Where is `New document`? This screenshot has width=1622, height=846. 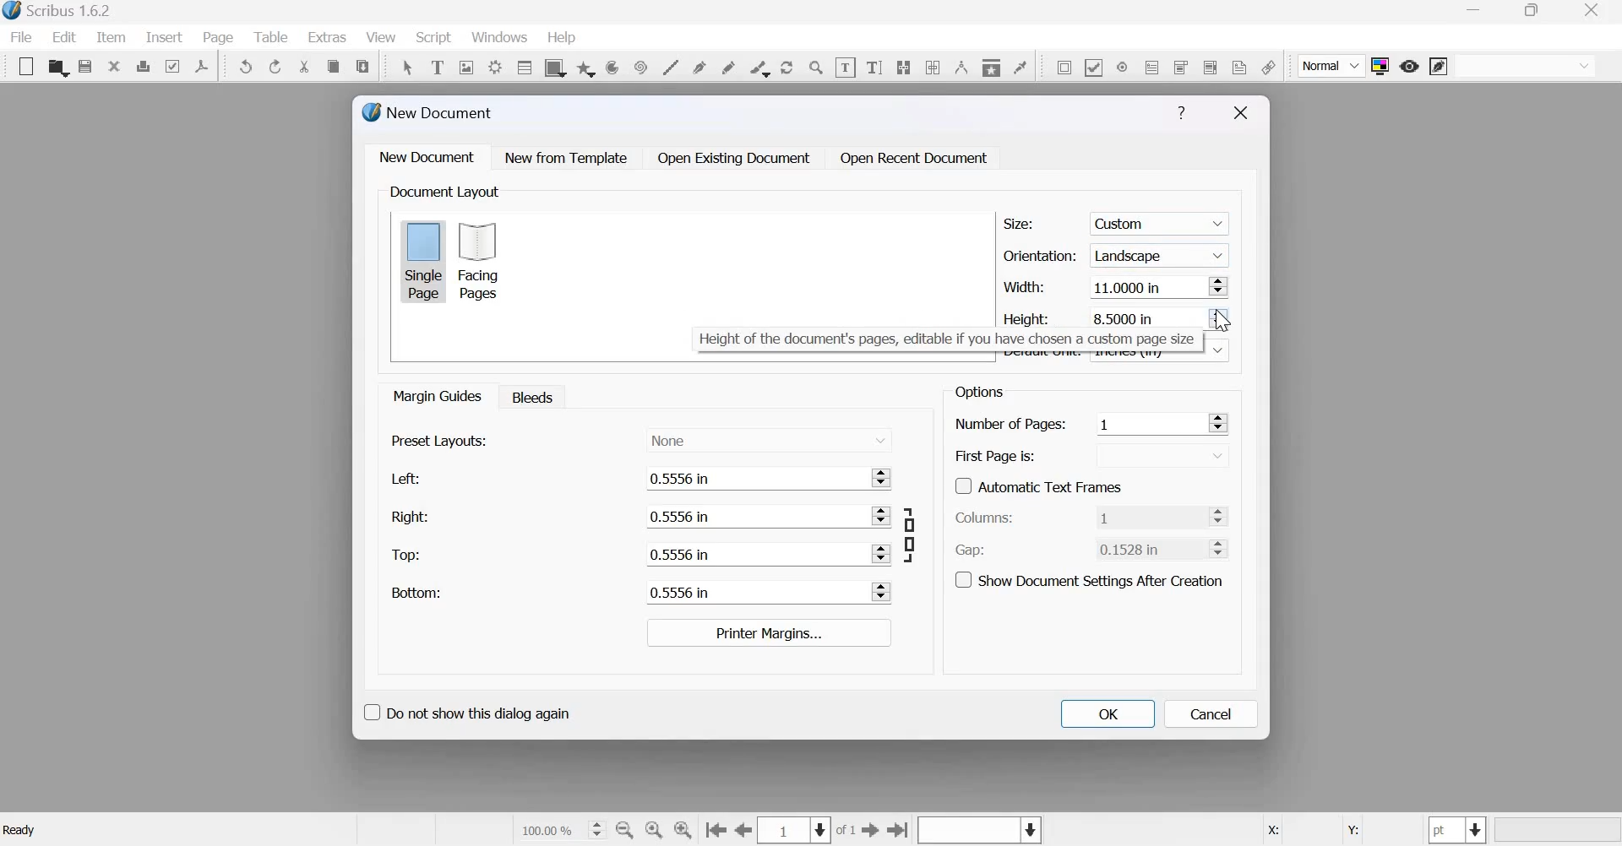 New document is located at coordinates (427, 156).